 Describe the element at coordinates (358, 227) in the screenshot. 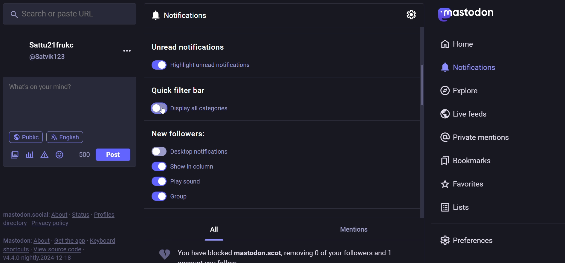

I see `mention` at that location.